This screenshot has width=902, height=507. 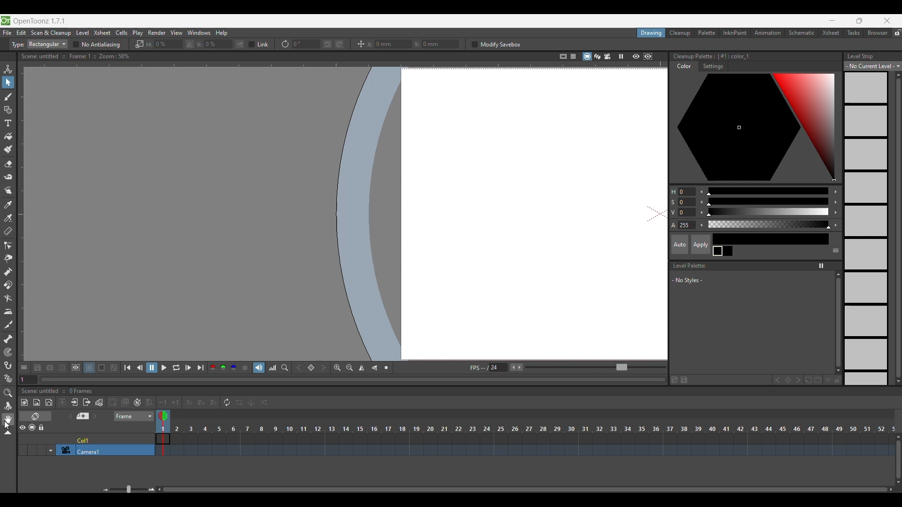 What do you see at coordinates (24, 402) in the screenshot?
I see `New toonz raster level` at bounding box center [24, 402].